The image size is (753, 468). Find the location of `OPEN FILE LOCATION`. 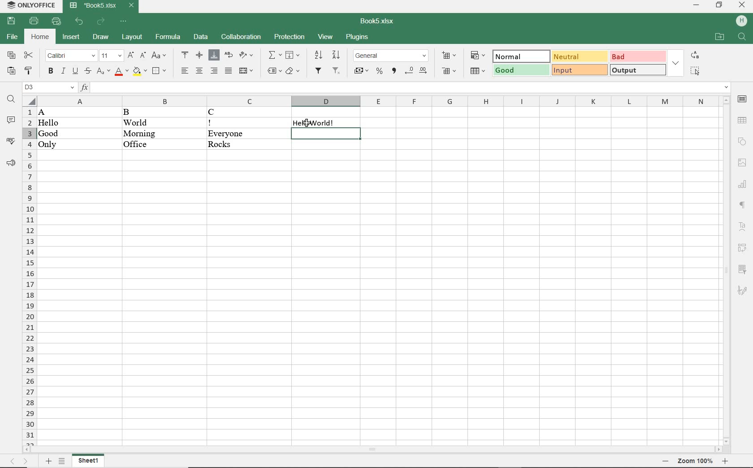

OPEN FILE LOCATION is located at coordinates (719, 37).